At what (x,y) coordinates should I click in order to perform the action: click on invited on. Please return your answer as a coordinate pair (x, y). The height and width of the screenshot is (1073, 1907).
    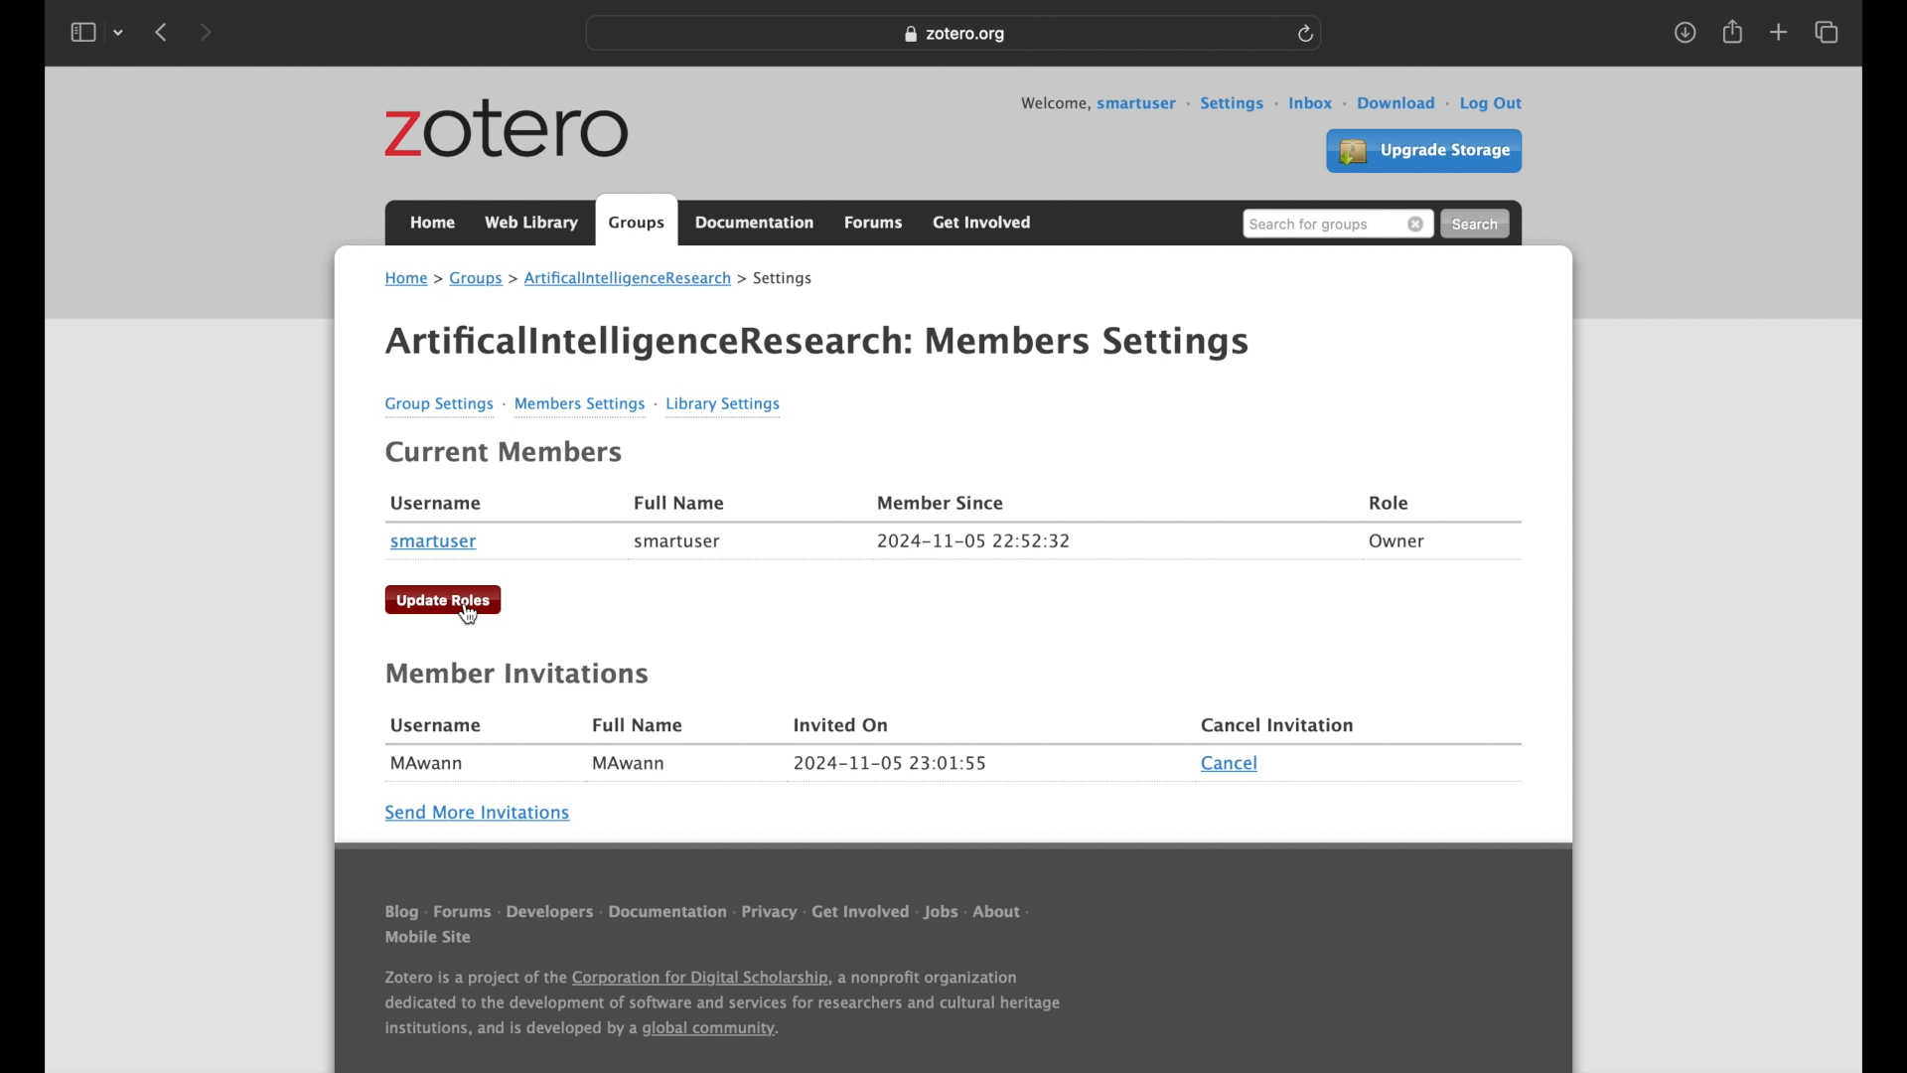
    Looking at the image, I should click on (842, 725).